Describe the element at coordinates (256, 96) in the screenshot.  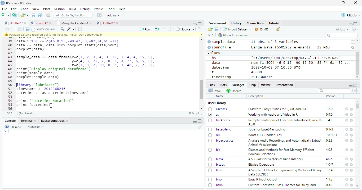
I see `Description` at that location.